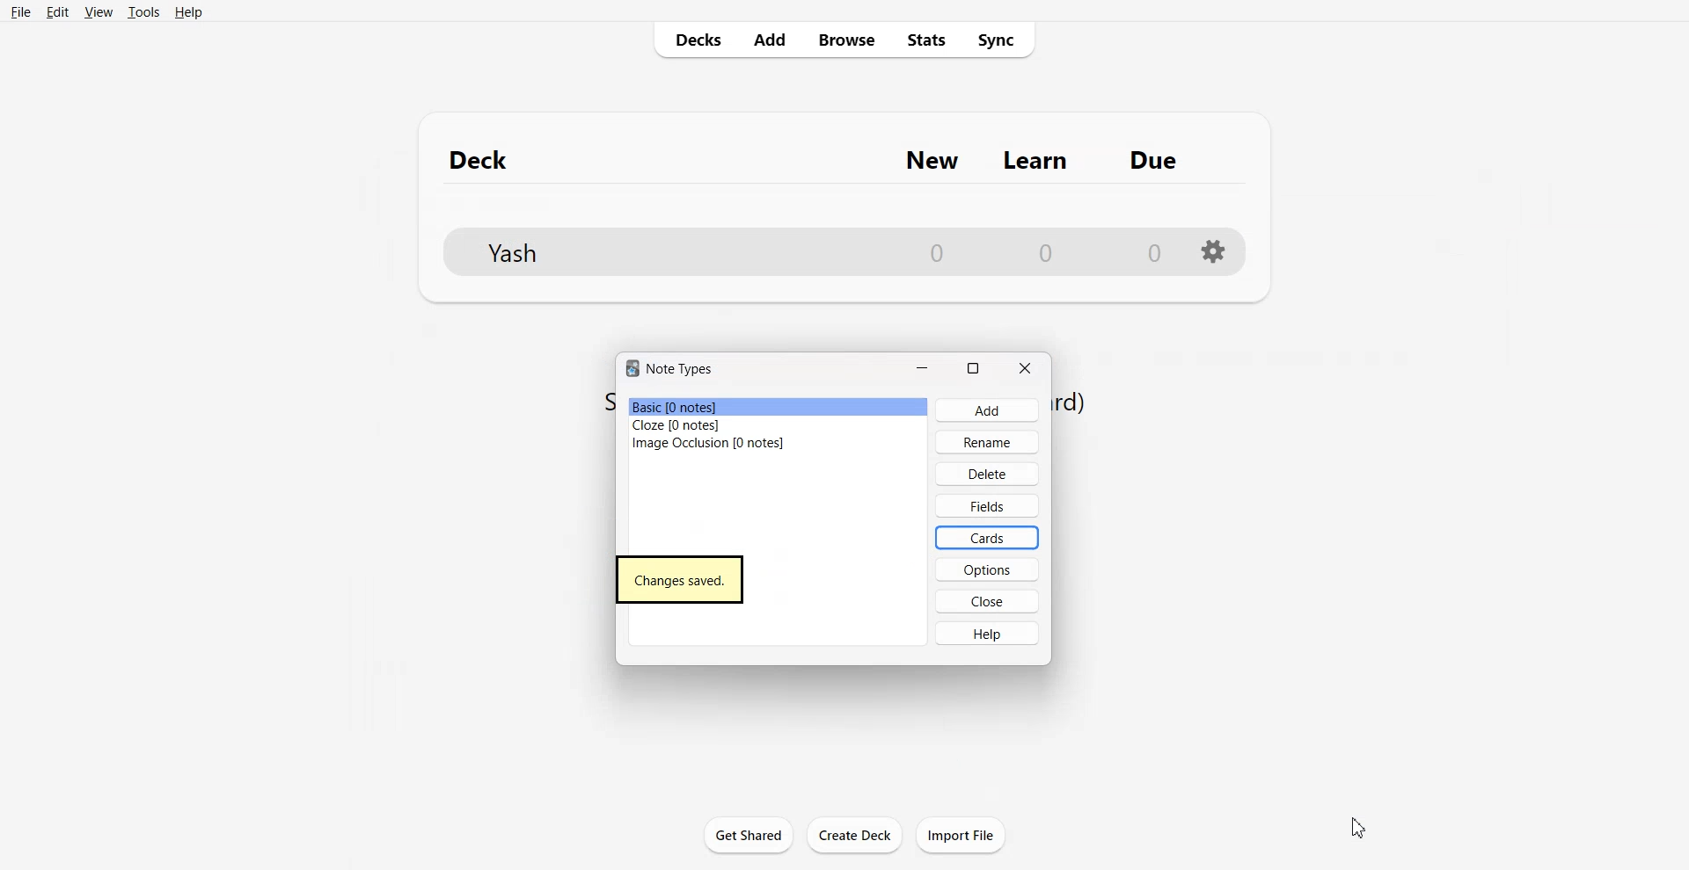 This screenshot has height=870, width=1689. What do you see at coordinates (1214, 250) in the screenshot?
I see `Setting` at bounding box center [1214, 250].